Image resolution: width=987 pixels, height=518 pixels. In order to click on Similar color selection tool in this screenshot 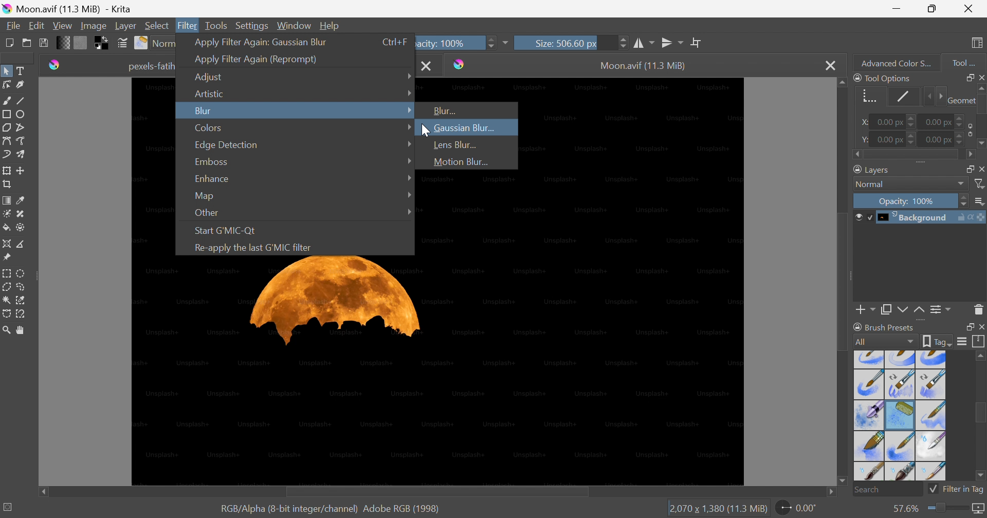, I will do `click(21, 301)`.